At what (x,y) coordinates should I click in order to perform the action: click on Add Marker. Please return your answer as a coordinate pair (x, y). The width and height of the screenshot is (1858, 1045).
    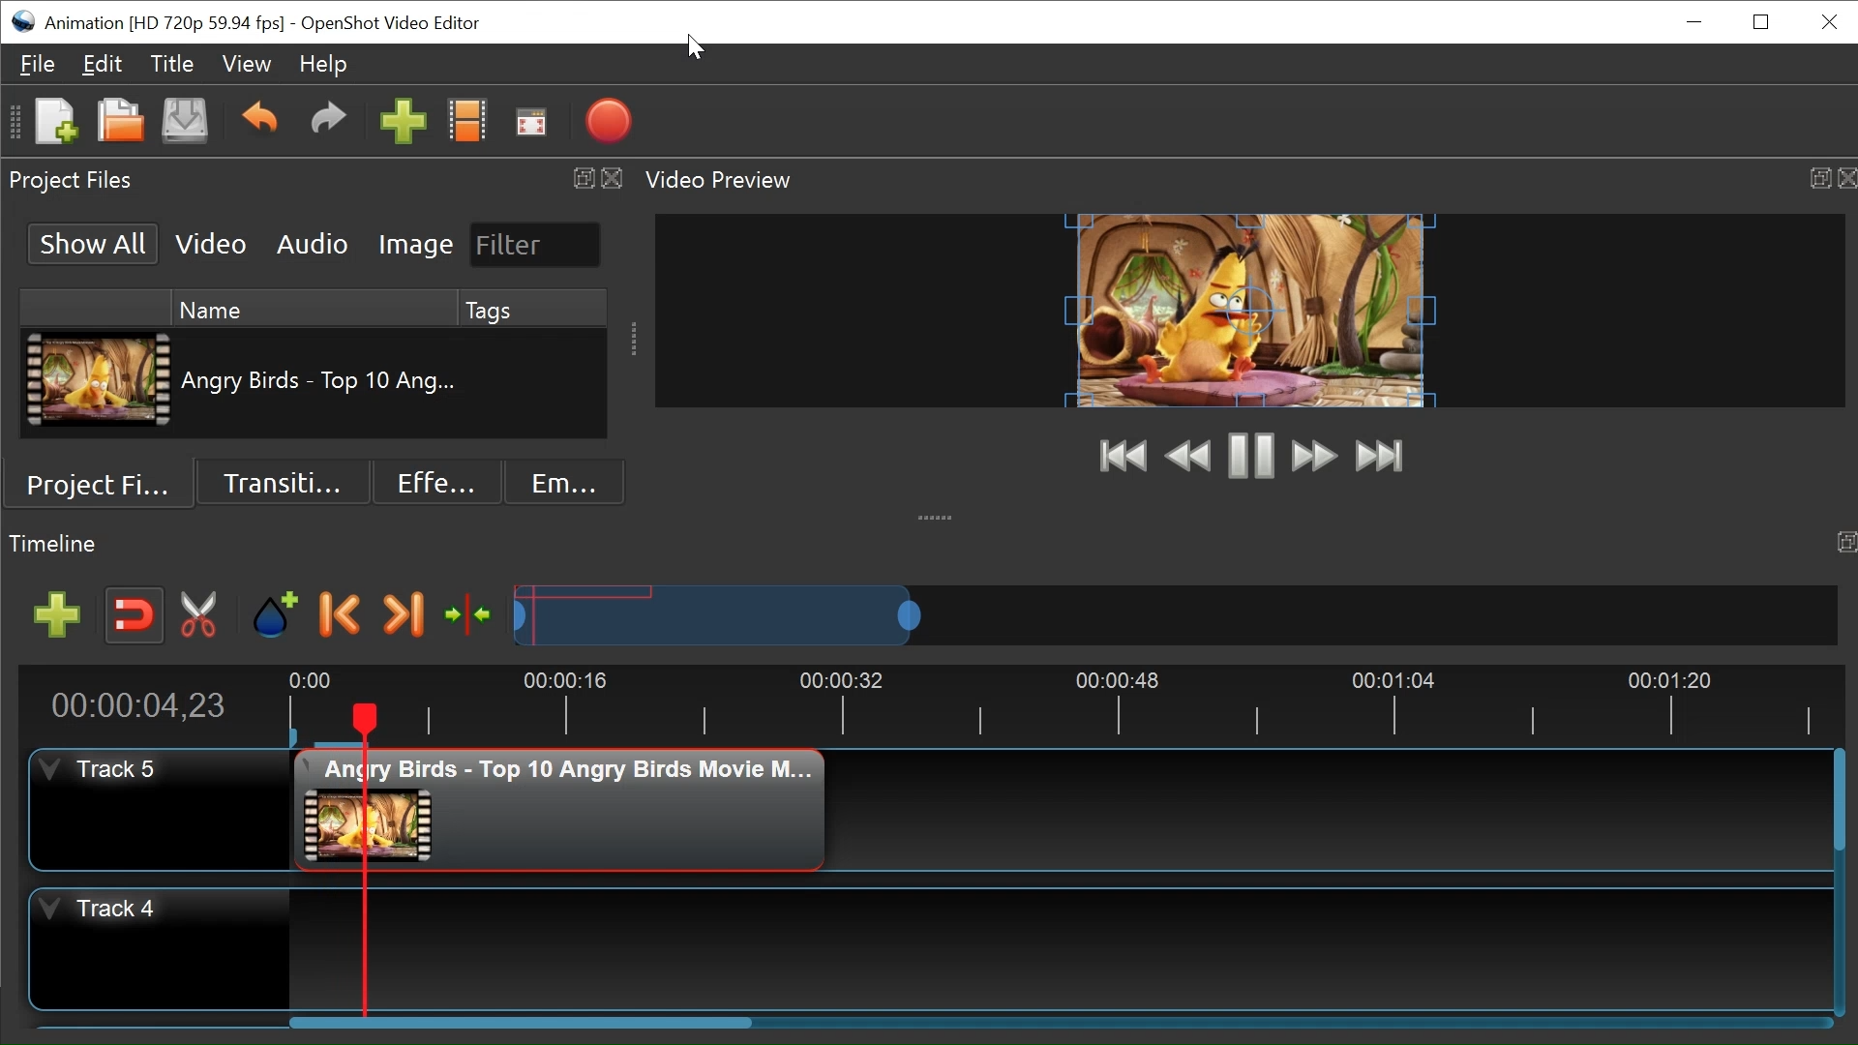
    Looking at the image, I should click on (278, 616).